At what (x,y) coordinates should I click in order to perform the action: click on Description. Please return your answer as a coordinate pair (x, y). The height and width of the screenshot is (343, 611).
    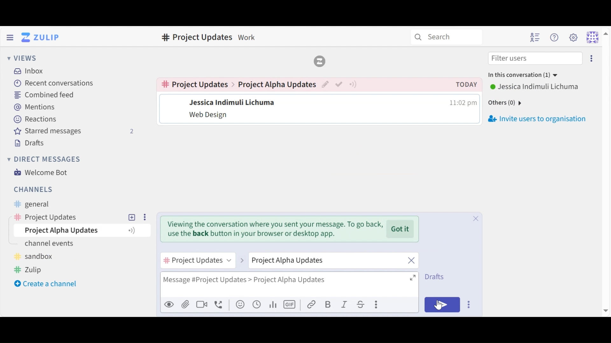
    Looking at the image, I should click on (247, 38).